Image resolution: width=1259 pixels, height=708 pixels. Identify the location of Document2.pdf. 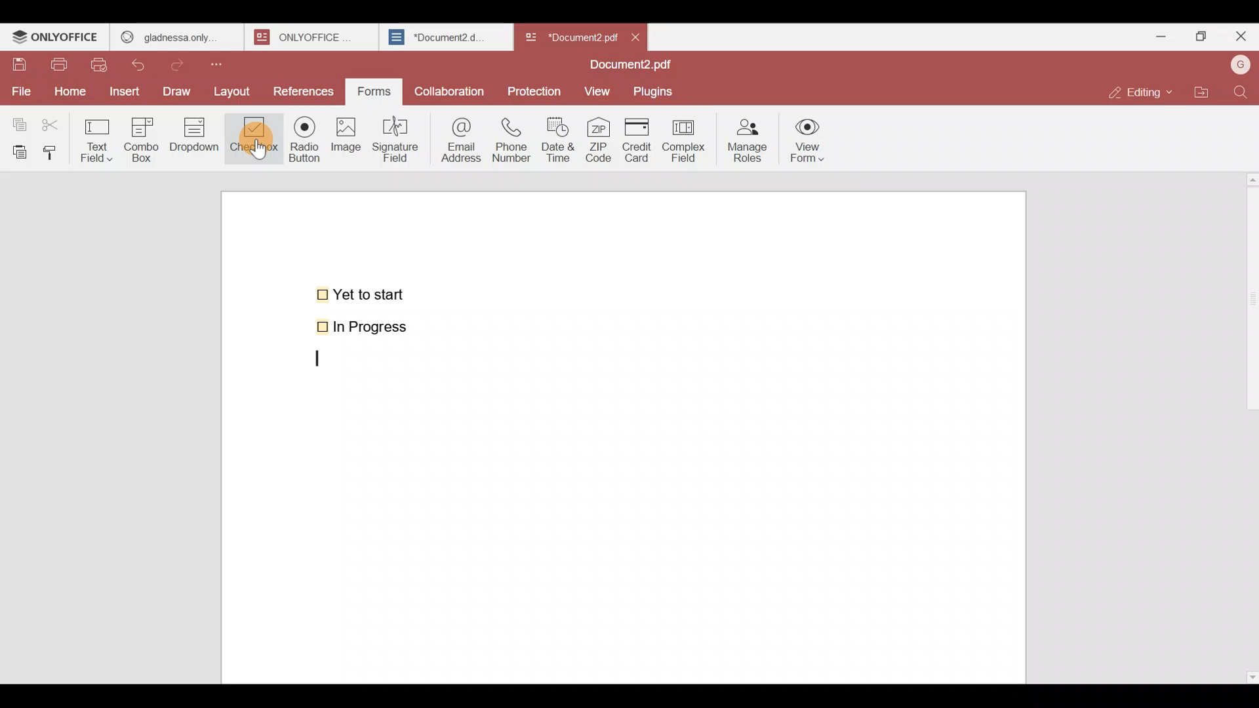
(627, 66).